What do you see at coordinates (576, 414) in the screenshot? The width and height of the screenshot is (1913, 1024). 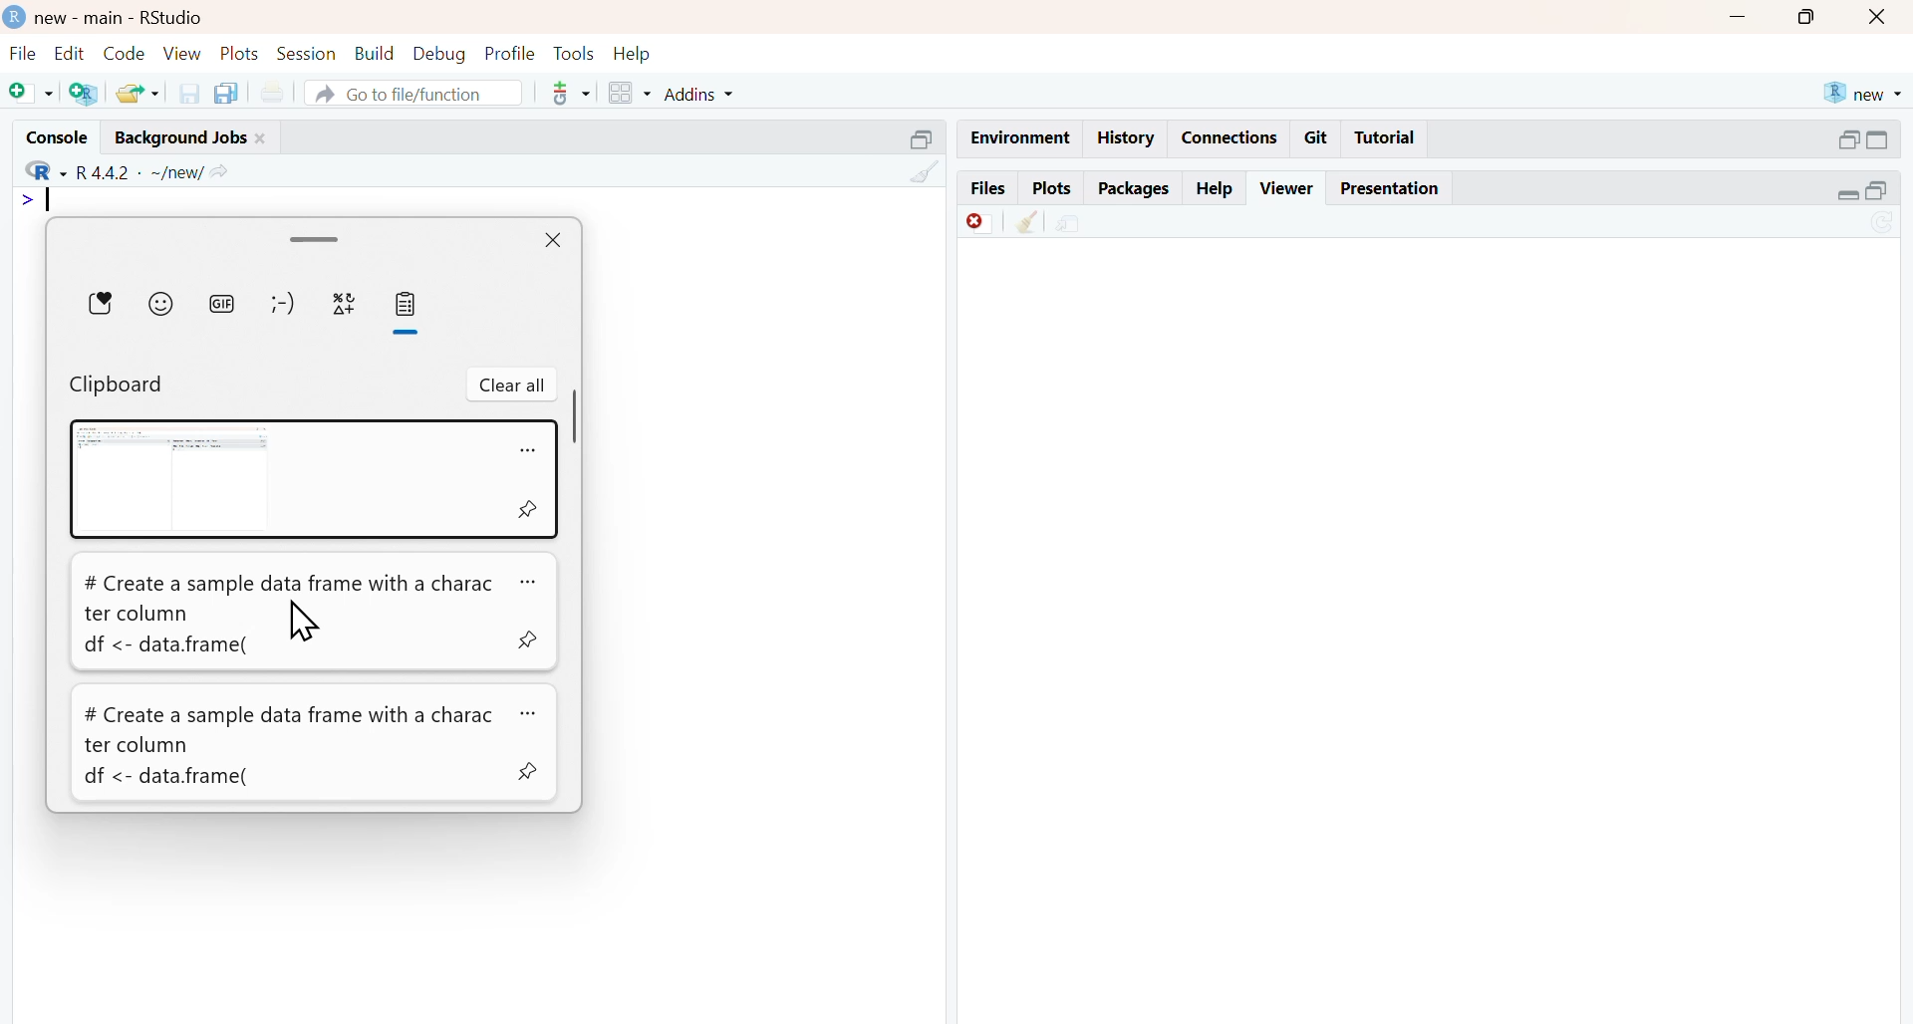 I see `scrollbar` at bounding box center [576, 414].